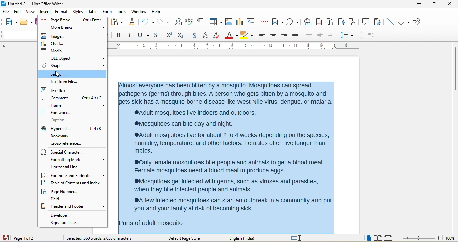 The image size is (458, 242). I want to click on formatting mark, so click(73, 159).